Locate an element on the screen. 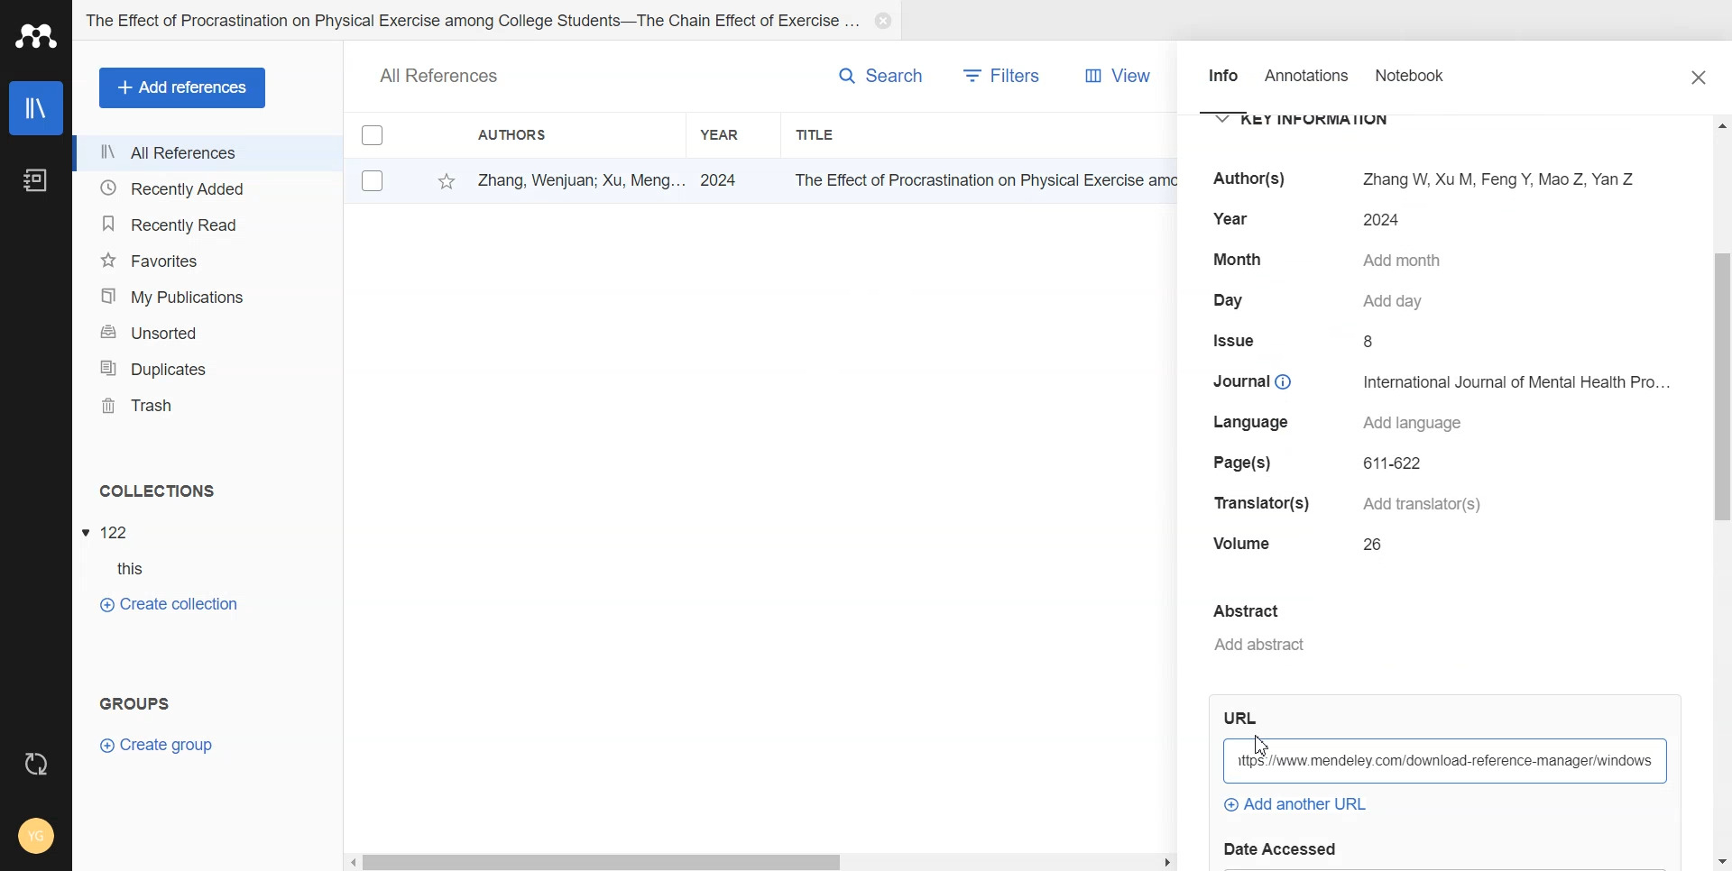 Image resolution: width=1732 pixels, height=871 pixels. Text is located at coordinates (156, 491).